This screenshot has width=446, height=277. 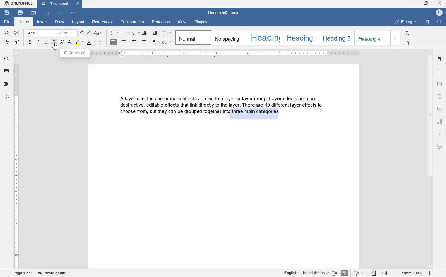 What do you see at coordinates (18, 3) in the screenshot?
I see `system name` at bounding box center [18, 3].